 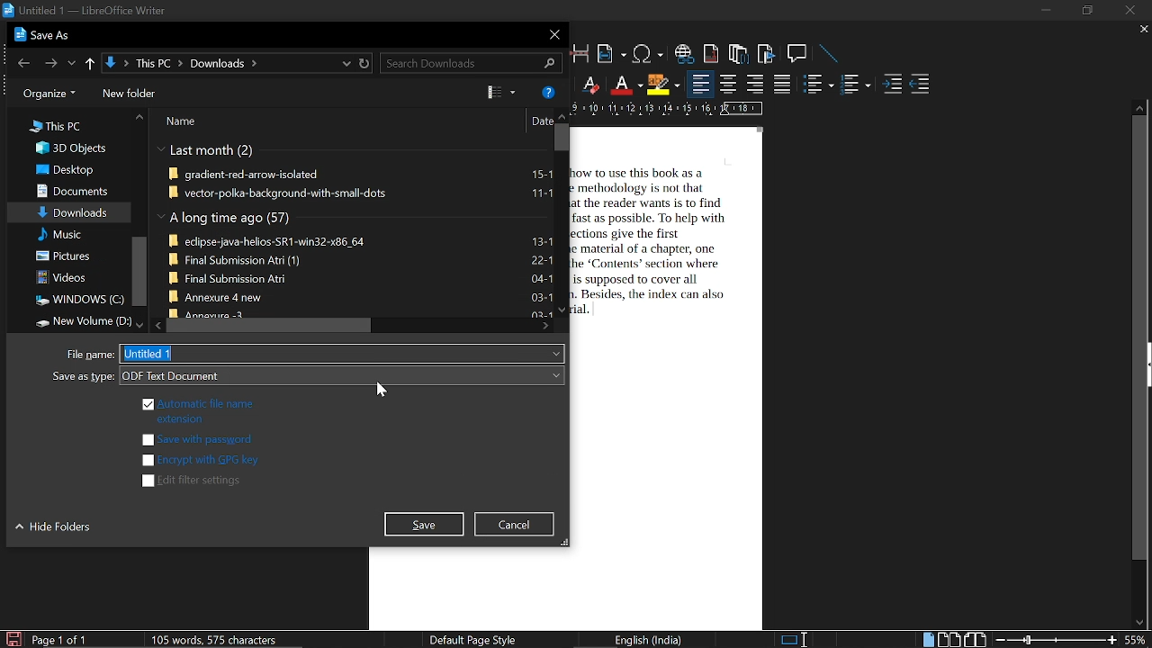 I want to click on move down, so click(x=1136, y=623).